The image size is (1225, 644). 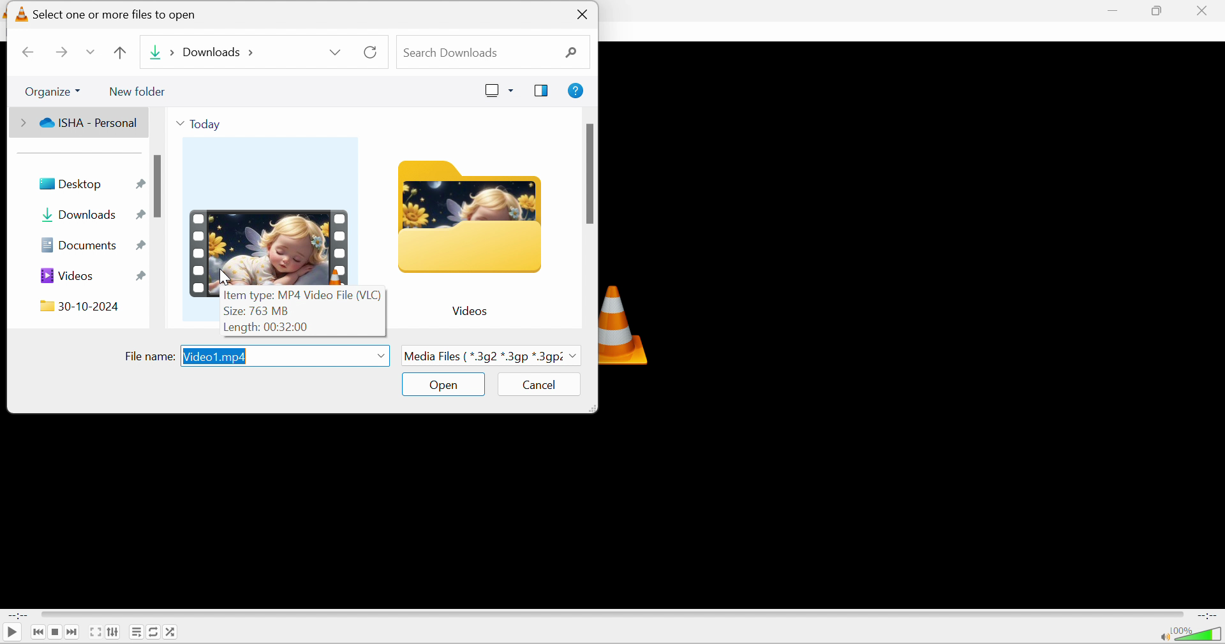 I want to click on Today, so click(x=202, y=123).